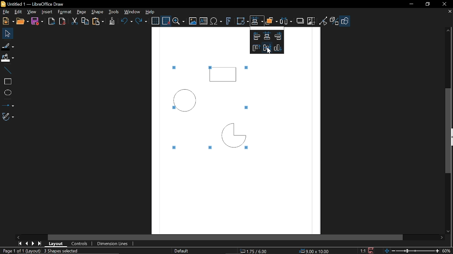  I want to click on Fill Line , so click(8, 46).